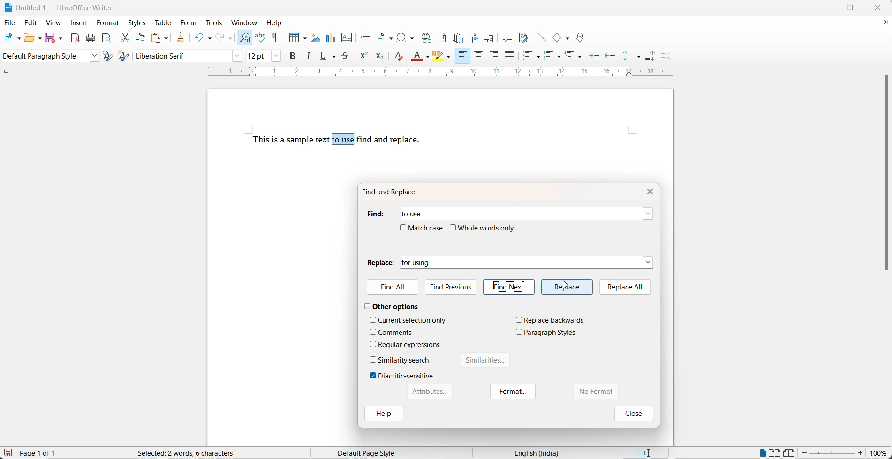 This screenshot has height=459, width=892. What do you see at coordinates (626, 286) in the screenshot?
I see `replace all` at bounding box center [626, 286].